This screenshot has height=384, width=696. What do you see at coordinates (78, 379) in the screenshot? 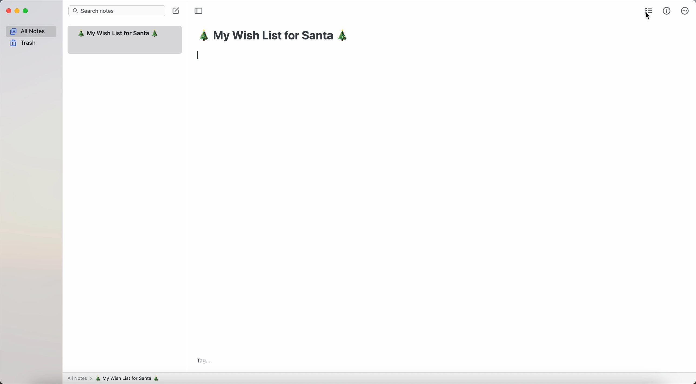
I see `all notes` at bounding box center [78, 379].